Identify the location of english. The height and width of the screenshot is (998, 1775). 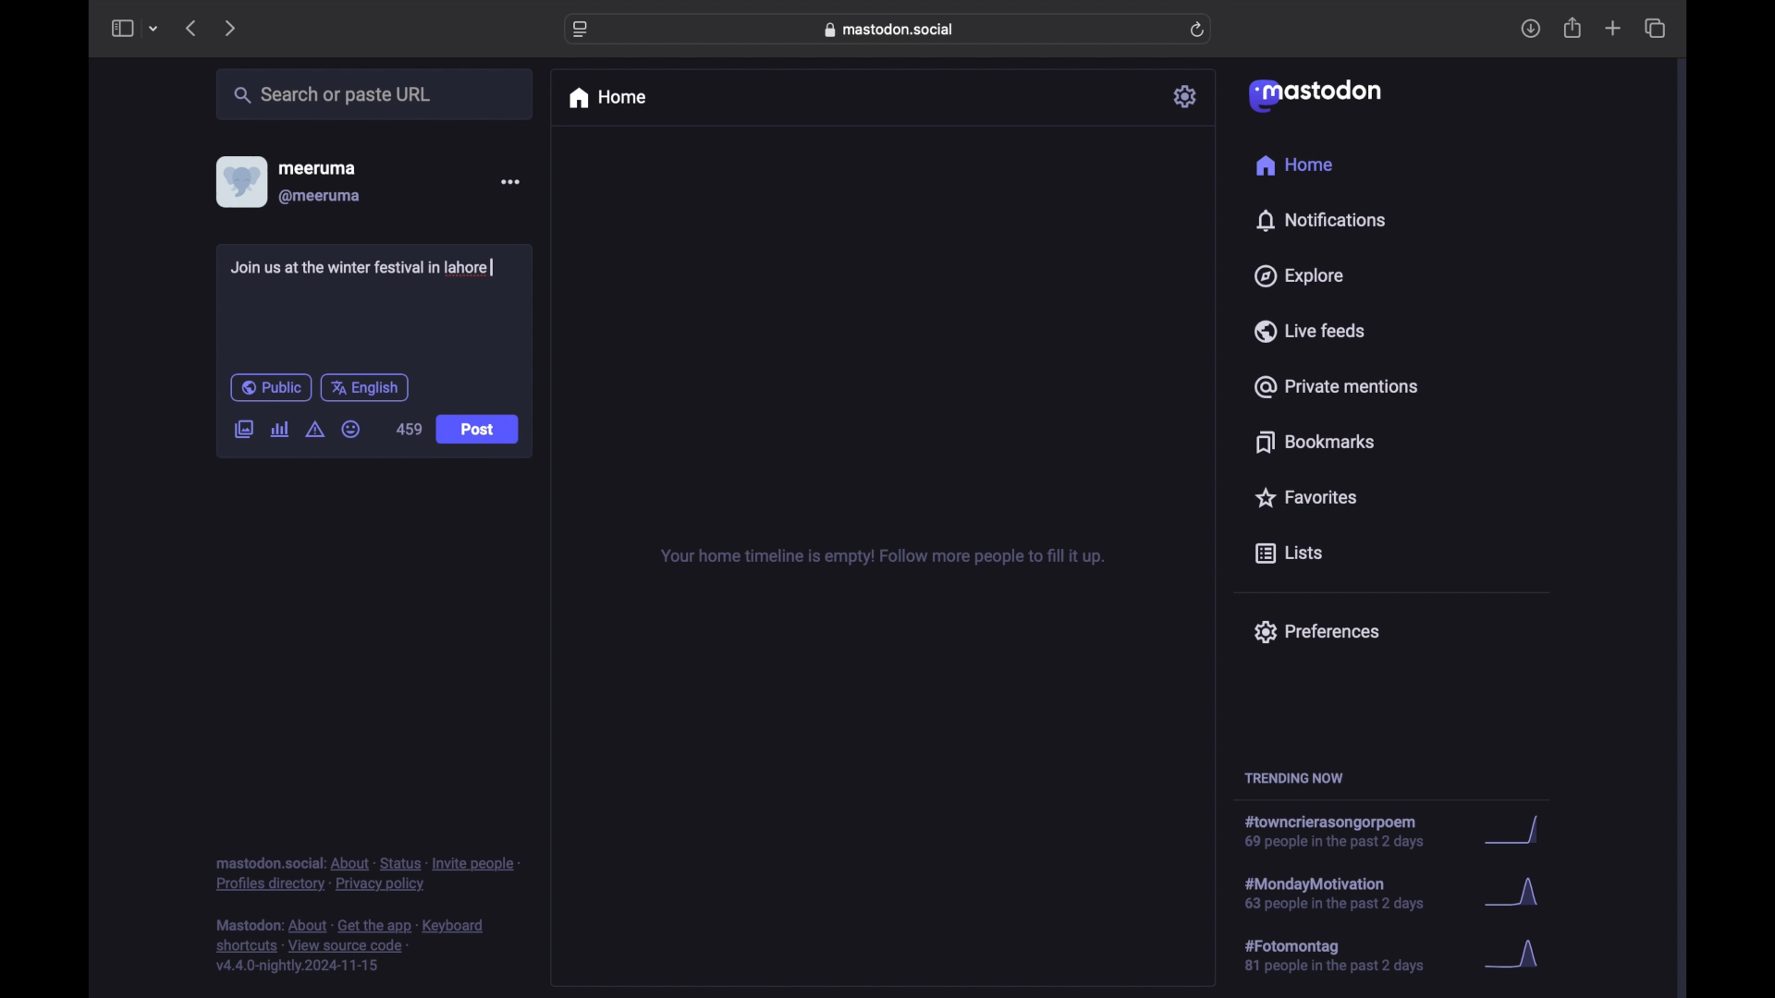
(365, 387).